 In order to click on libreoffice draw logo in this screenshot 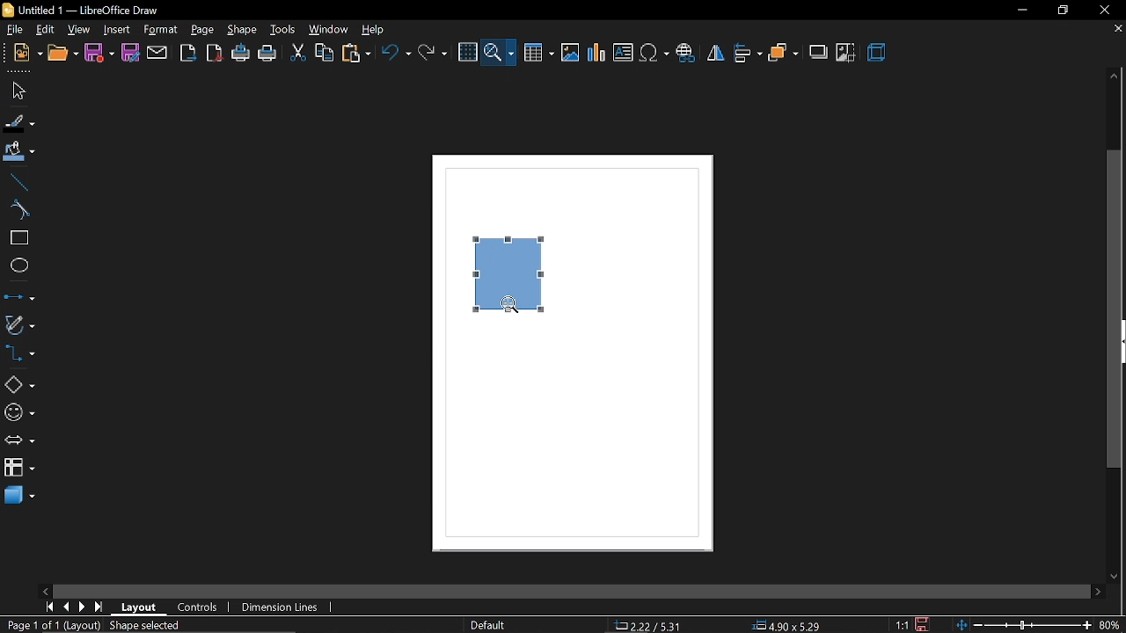, I will do `click(10, 11)`.